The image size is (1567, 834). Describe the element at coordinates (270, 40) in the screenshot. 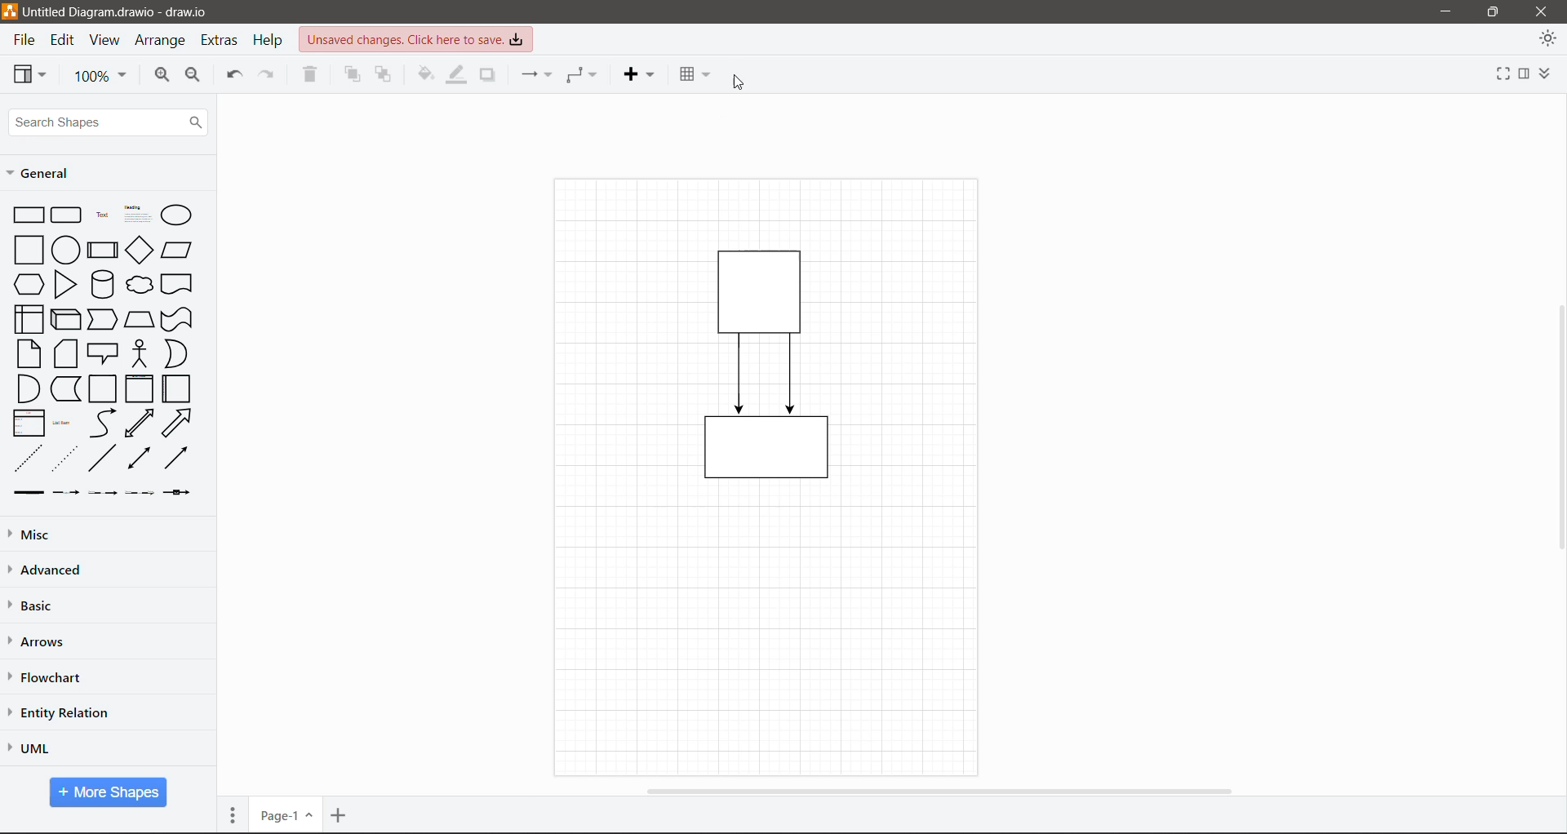

I see `Help` at that location.